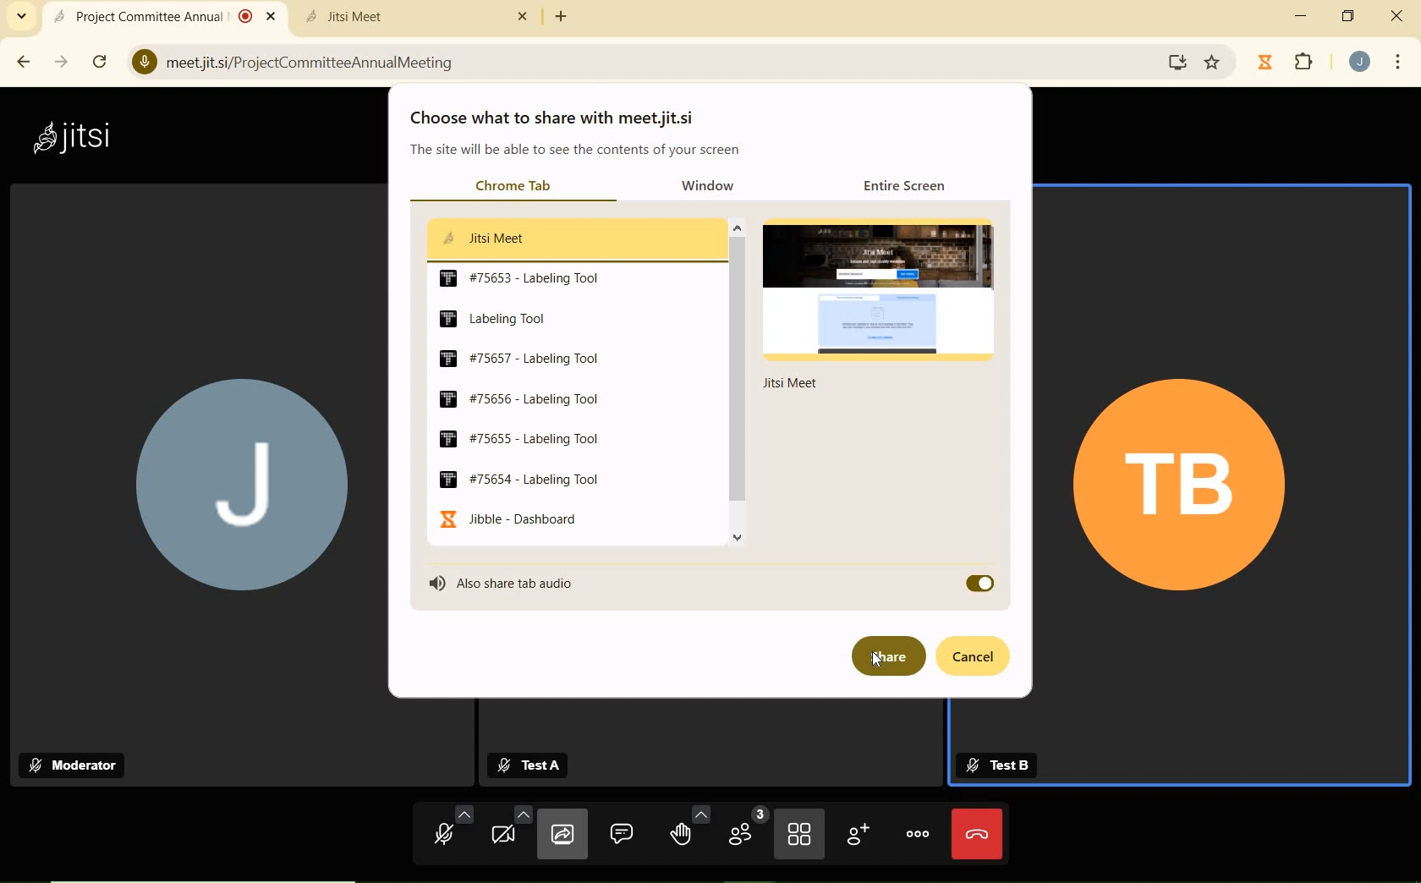  Describe the element at coordinates (512, 185) in the screenshot. I see `chrome tab` at that location.